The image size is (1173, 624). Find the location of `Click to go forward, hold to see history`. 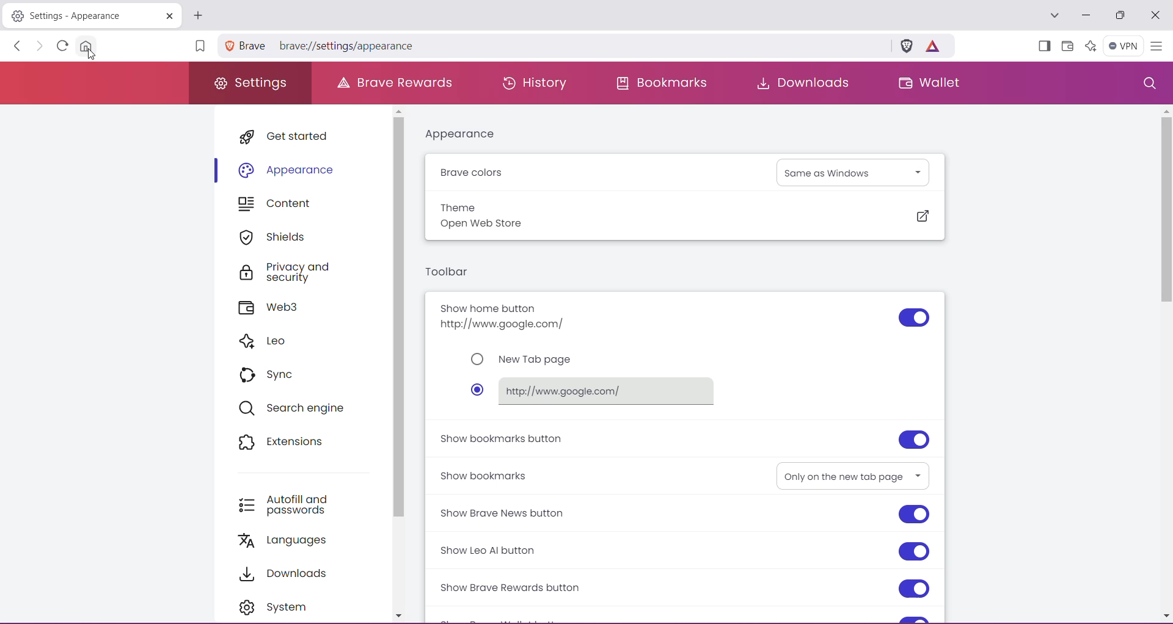

Click to go forward, hold to see history is located at coordinates (40, 46).